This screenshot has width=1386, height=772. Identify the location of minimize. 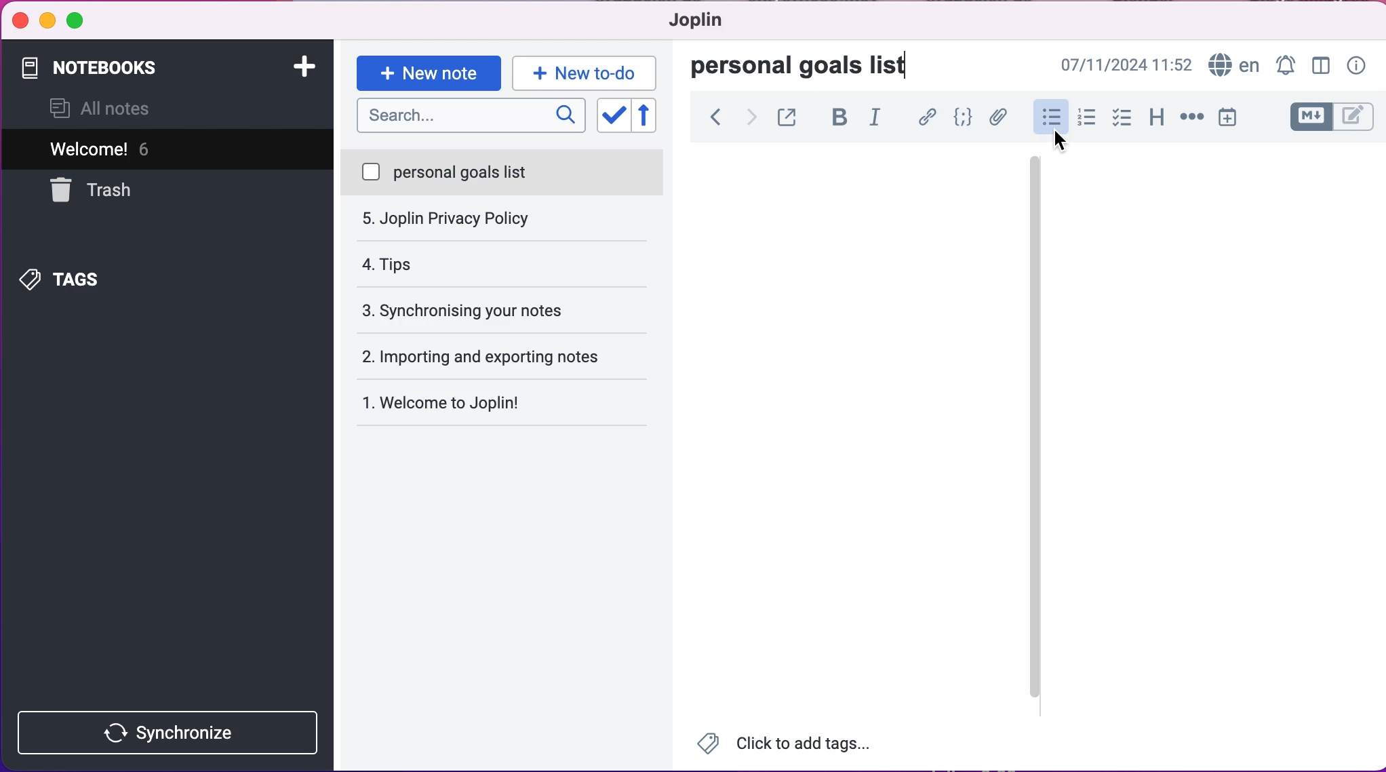
(47, 21).